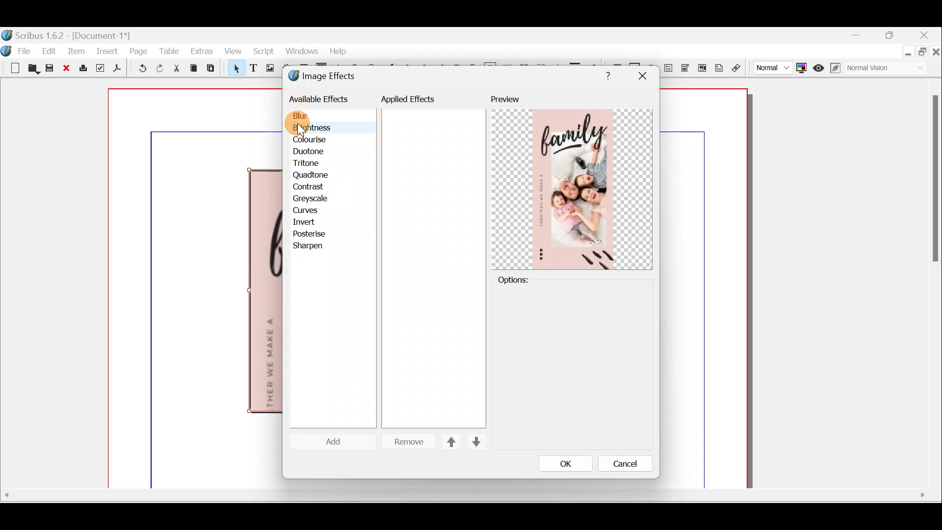  I want to click on Applied effects, so click(416, 102).